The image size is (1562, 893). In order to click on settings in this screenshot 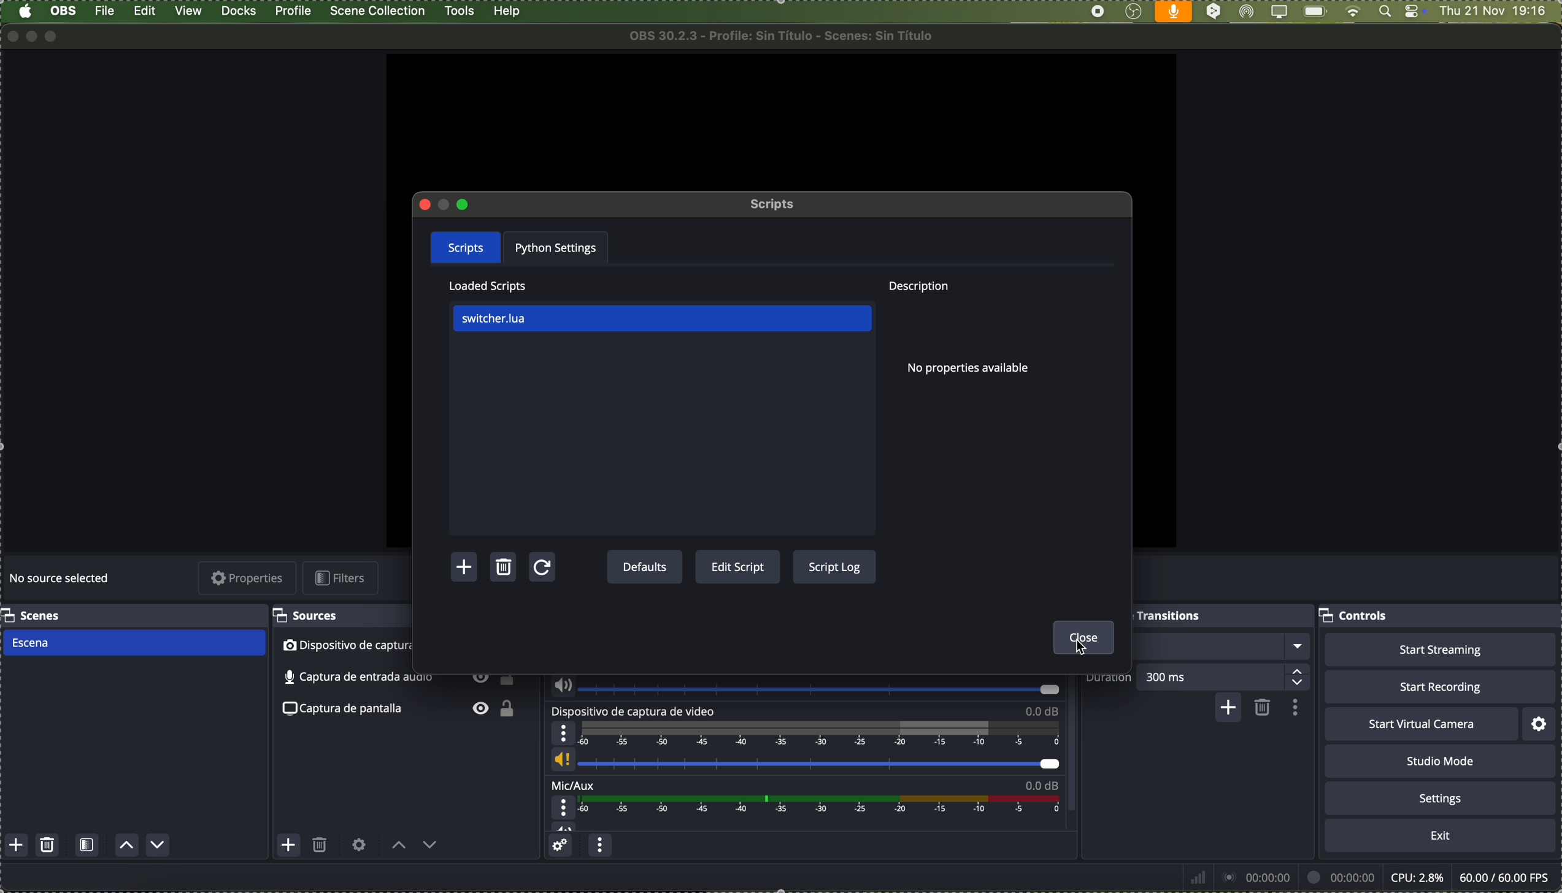, I will do `click(1441, 797)`.